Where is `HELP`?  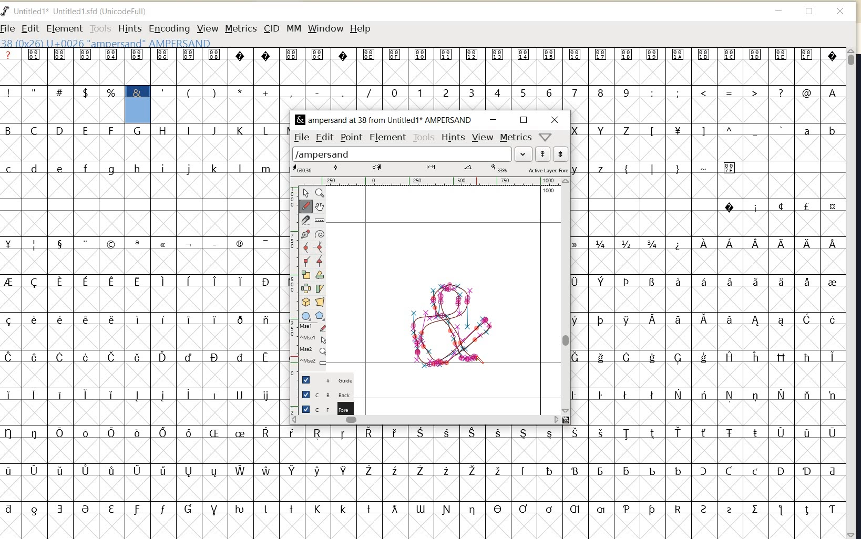 HELP is located at coordinates (361, 29).